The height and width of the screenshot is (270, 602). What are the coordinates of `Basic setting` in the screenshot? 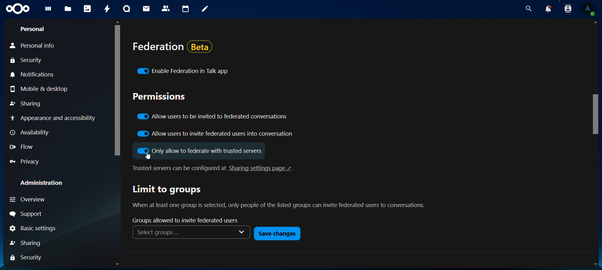 It's located at (35, 228).